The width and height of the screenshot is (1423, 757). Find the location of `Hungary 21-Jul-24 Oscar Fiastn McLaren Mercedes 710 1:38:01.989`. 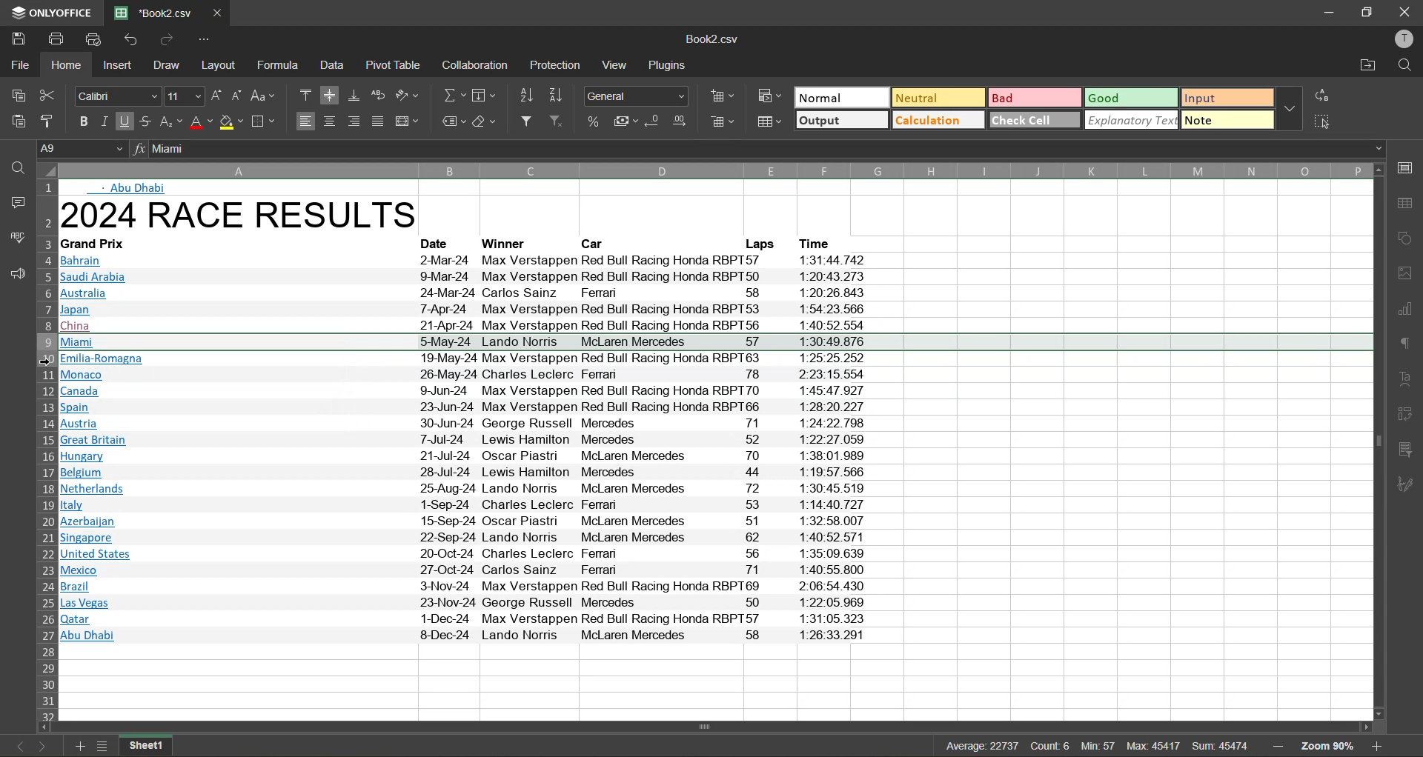

Hungary 21-Jul-24 Oscar Fiastn McLaren Mercedes 710 1:38:01.989 is located at coordinates (463, 457).